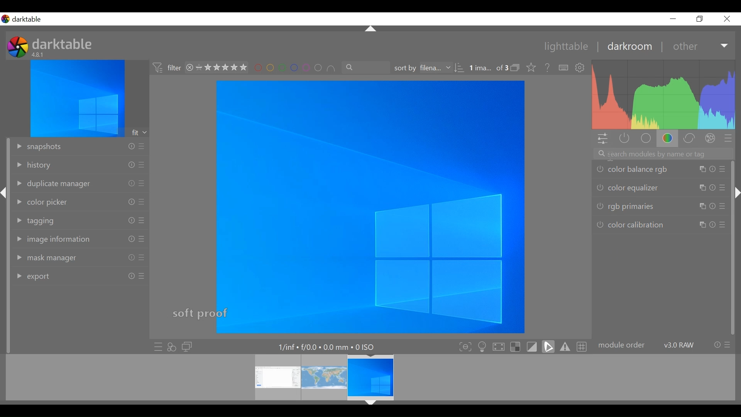  Describe the element at coordinates (142, 276) in the screenshot. I see `presets` at that location.